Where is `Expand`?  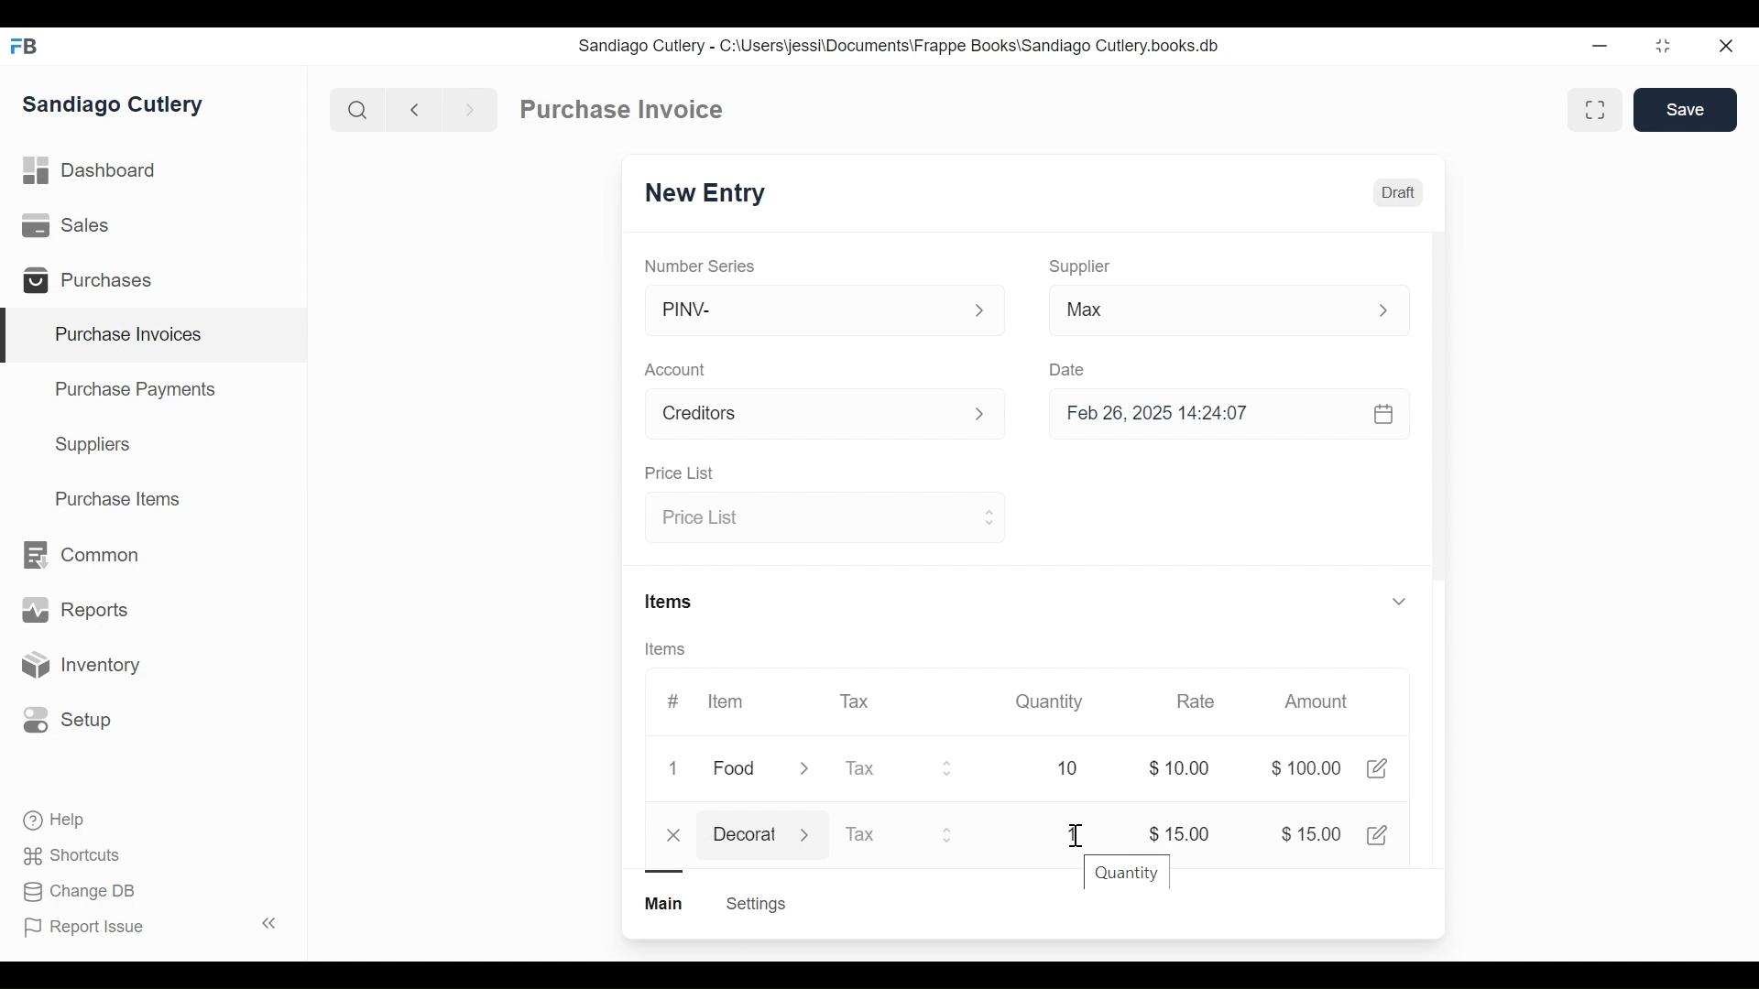
Expand is located at coordinates (980, 311).